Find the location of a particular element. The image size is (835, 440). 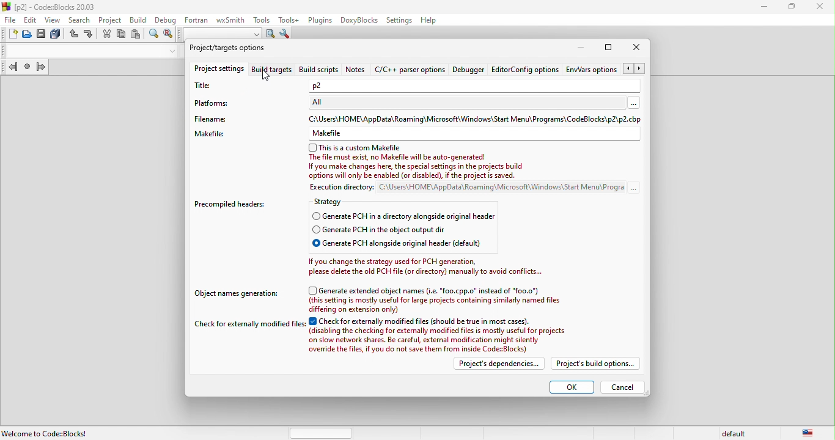

ALL is located at coordinates (424, 101).